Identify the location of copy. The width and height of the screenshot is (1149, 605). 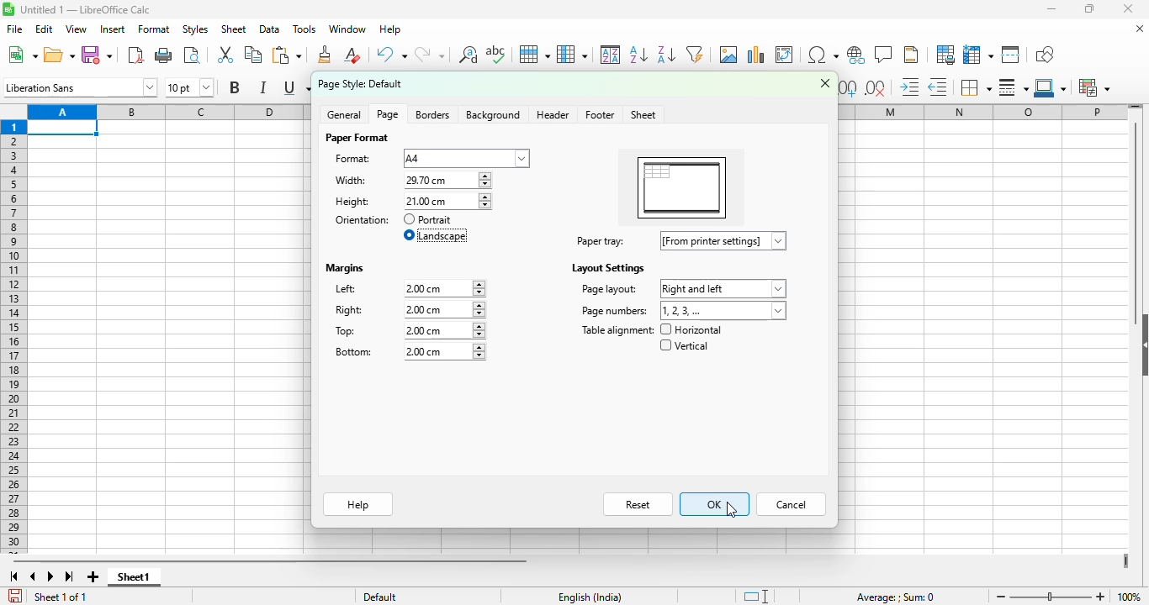
(253, 54).